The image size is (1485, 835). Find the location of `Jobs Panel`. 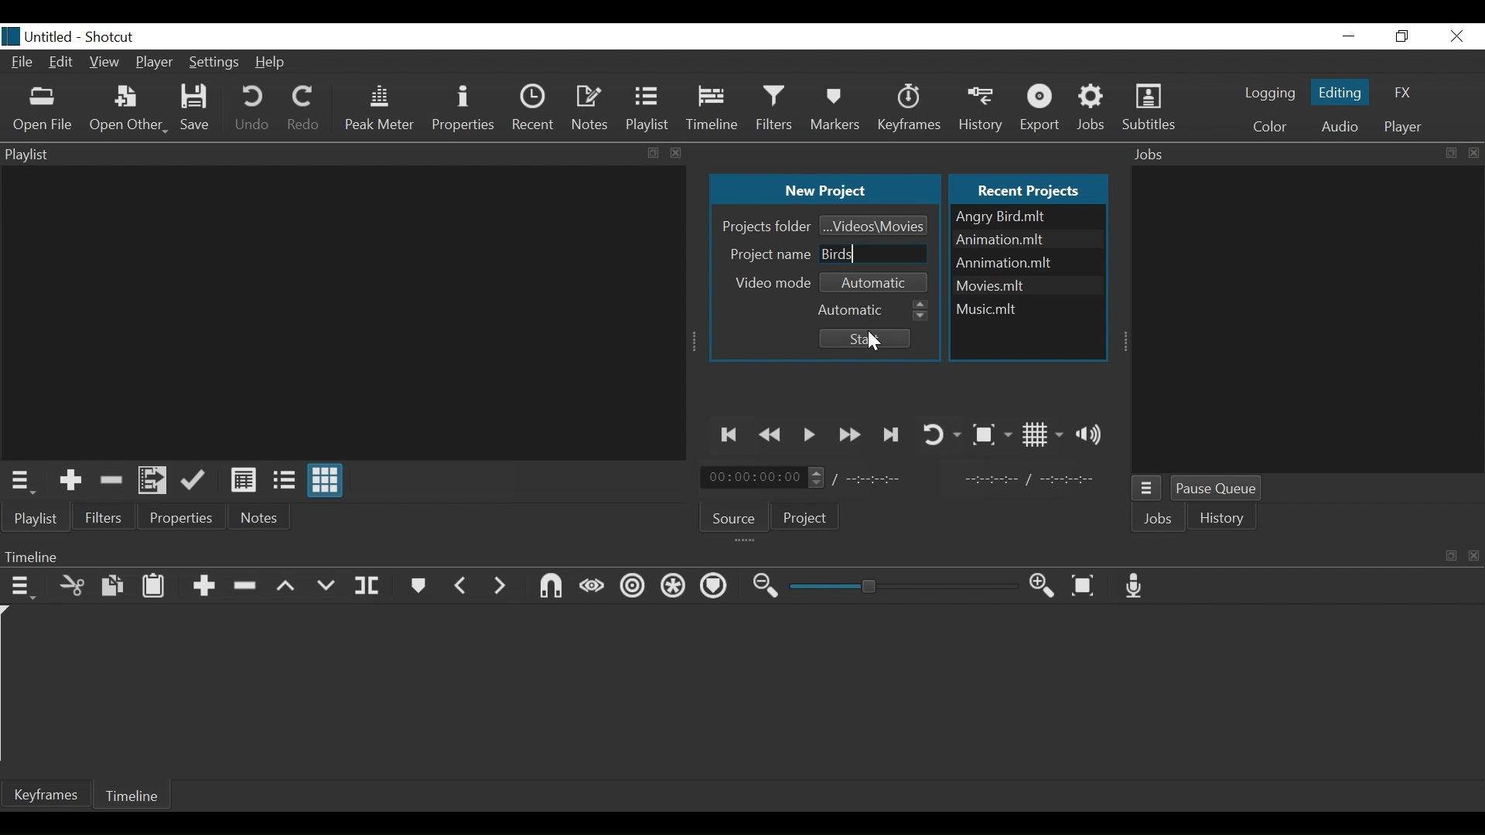

Jobs Panel is located at coordinates (1309, 320).